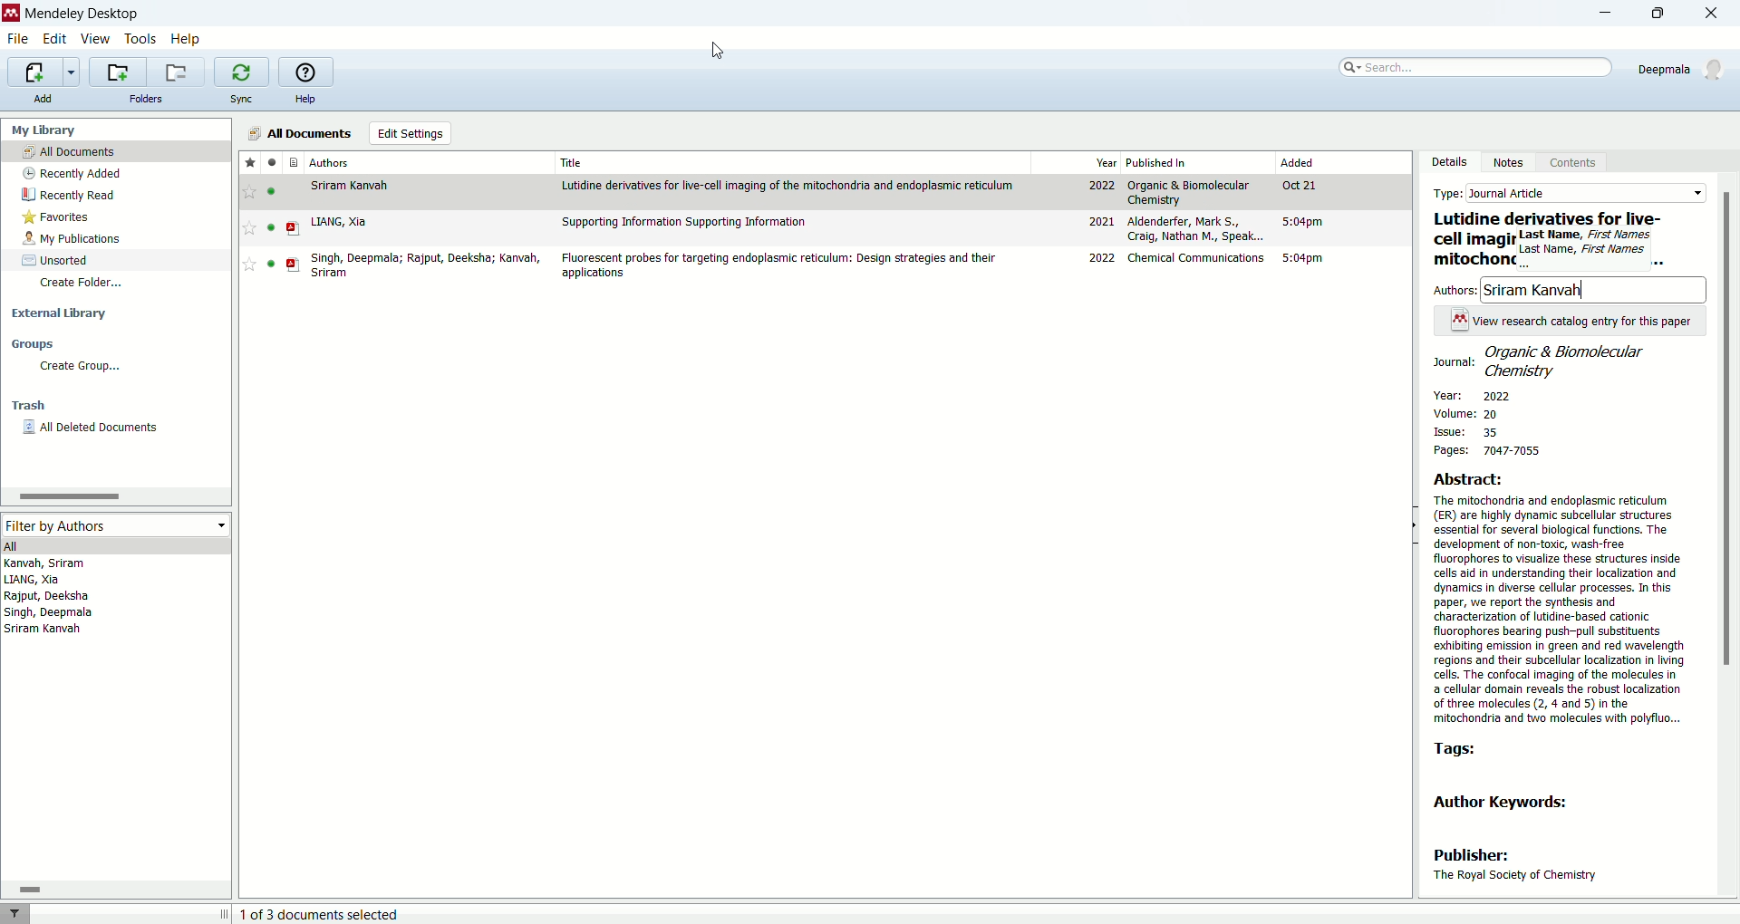  What do you see at coordinates (294, 162) in the screenshot?
I see `documents type` at bounding box center [294, 162].